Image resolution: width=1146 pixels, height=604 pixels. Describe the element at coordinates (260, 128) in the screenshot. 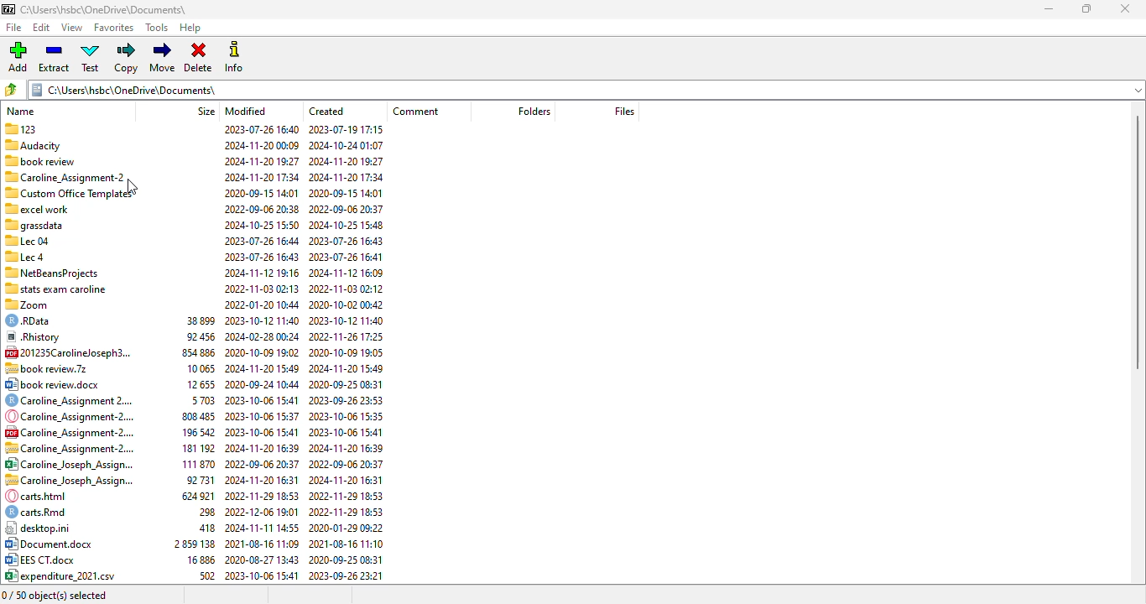

I see `2023-07-26.16..40` at that location.